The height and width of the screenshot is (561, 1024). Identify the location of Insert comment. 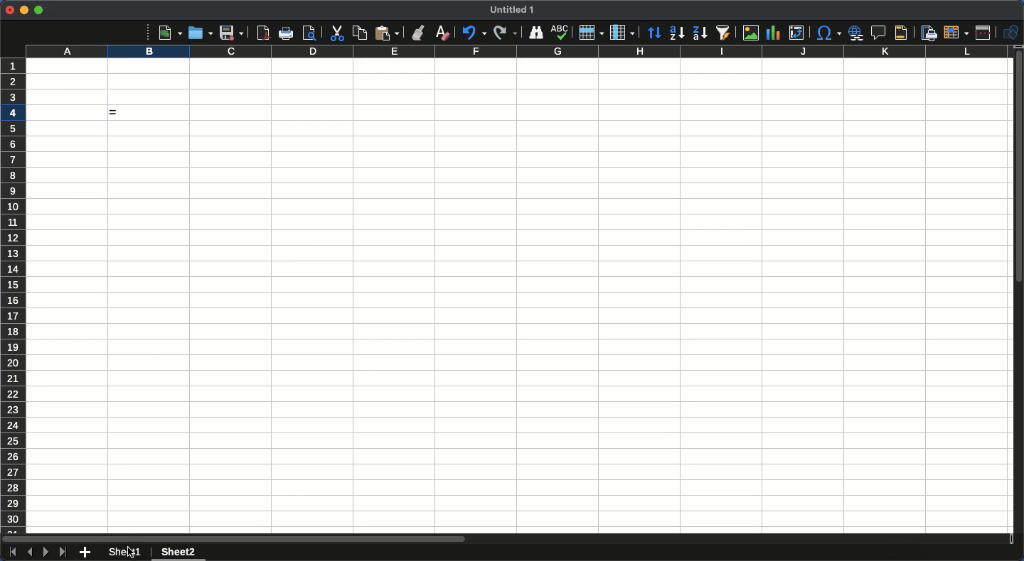
(880, 33).